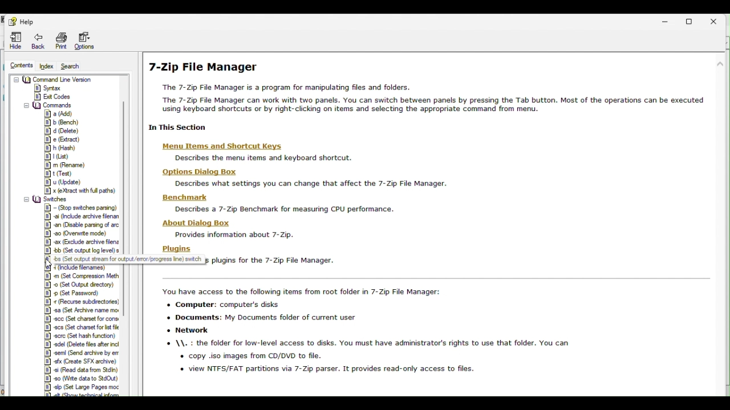 The height and width of the screenshot is (410, 730). Describe the element at coordinates (233, 235) in the screenshot. I see `Provides information about 7-Zip.` at that location.